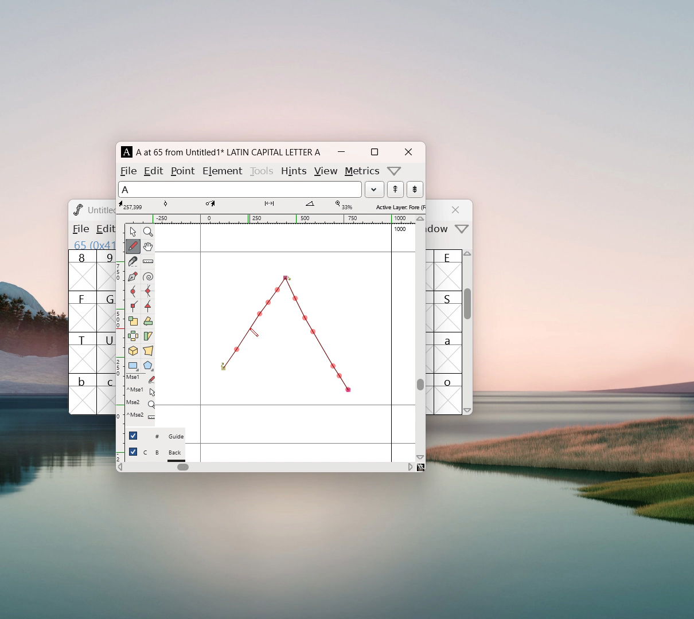  I want to click on add a tangent point, so click(147, 306).